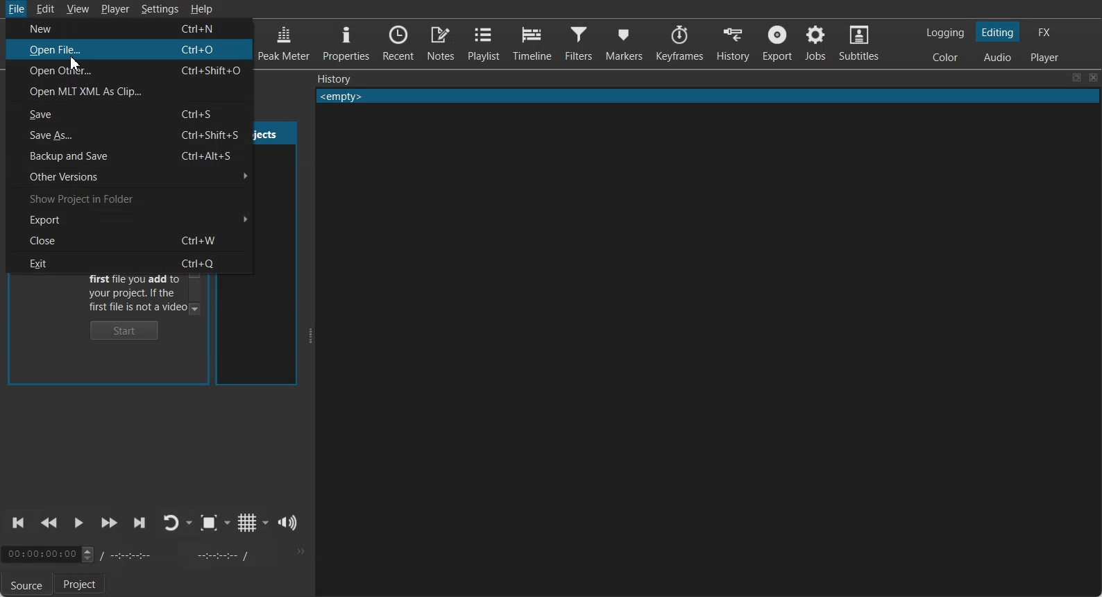 The image size is (1102, 597). Describe the element at coordinates (128, 176) in the screenshot. I see `Other Versions` at that location.